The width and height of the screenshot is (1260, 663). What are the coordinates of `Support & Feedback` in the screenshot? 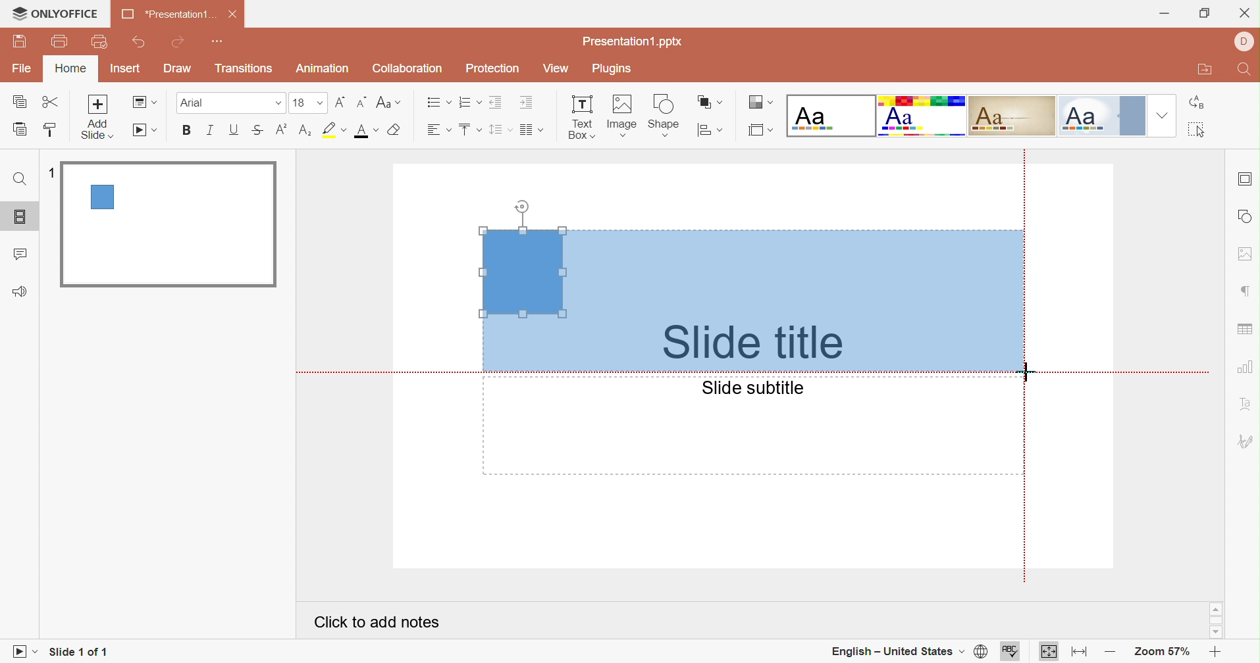 It's located at (19, 293).